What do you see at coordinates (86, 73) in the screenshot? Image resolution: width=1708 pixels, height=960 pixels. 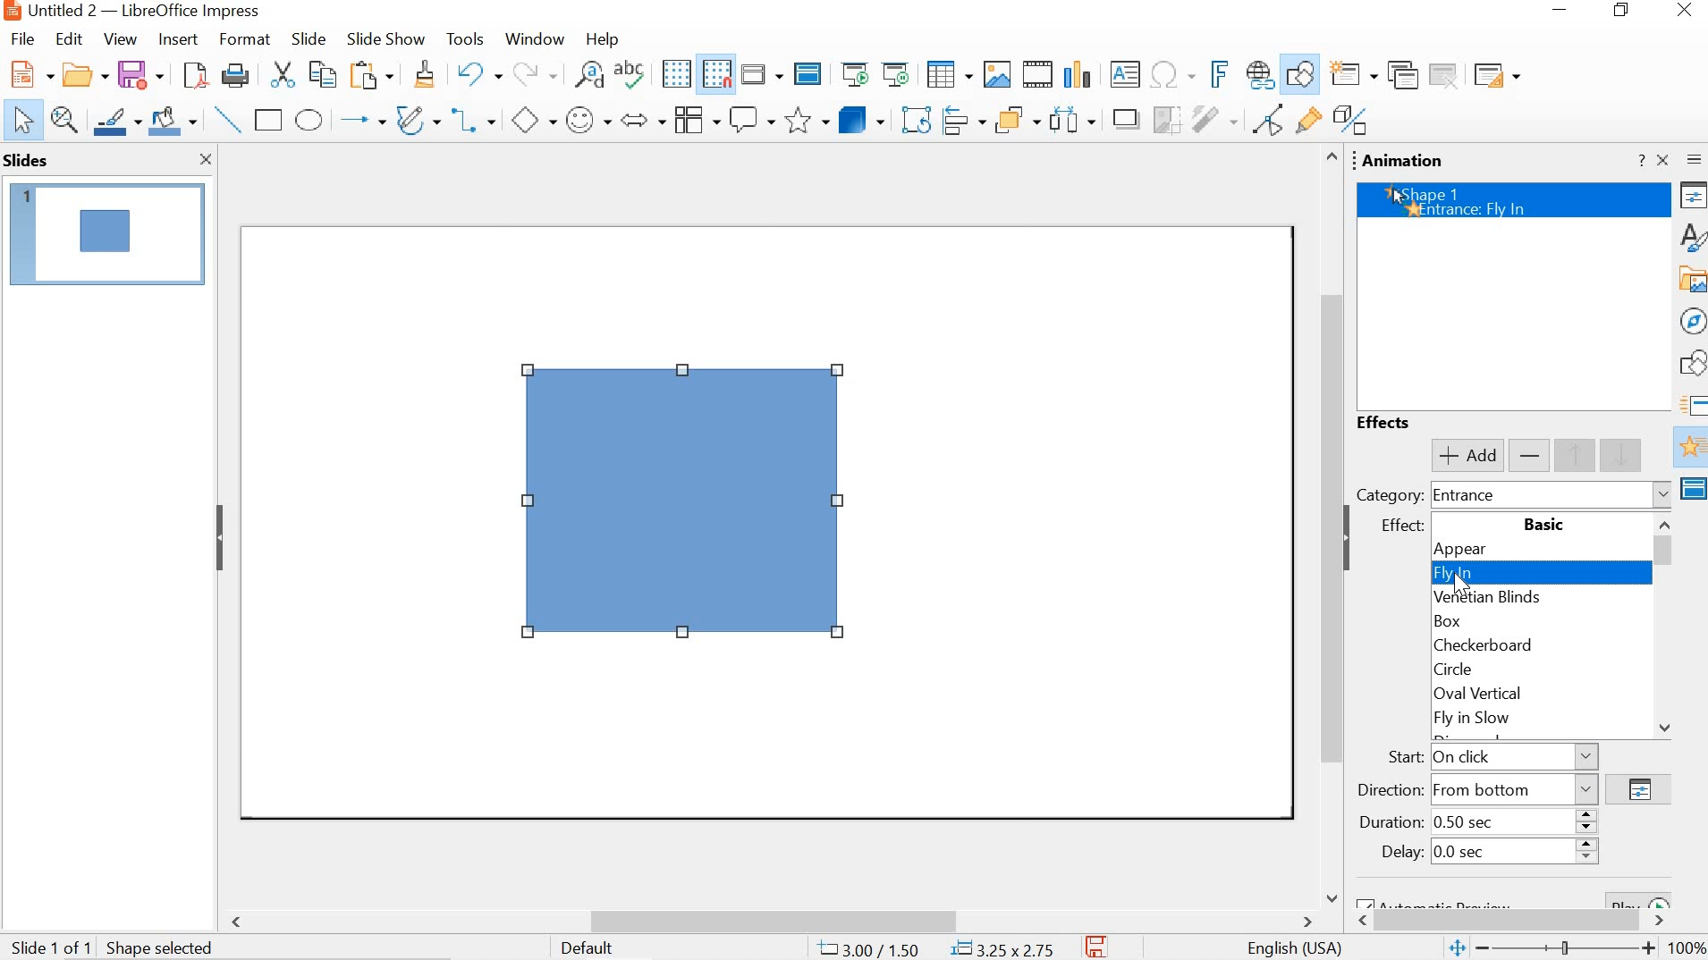 I see `new` at bounding box center [86, 73].